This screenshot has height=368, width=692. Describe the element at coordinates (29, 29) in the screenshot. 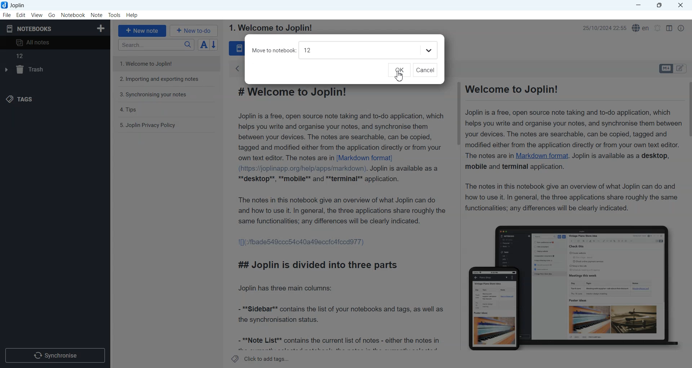

I see `Notebooks` at that location.